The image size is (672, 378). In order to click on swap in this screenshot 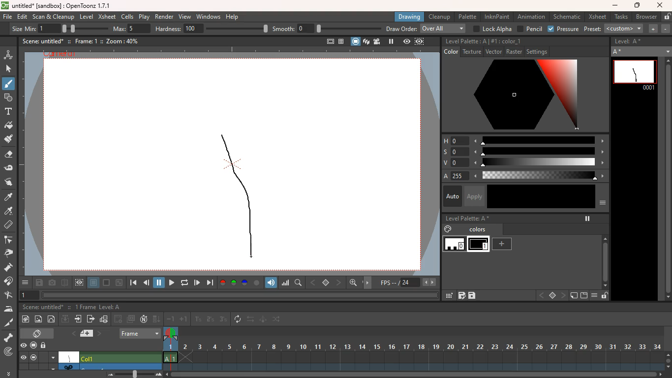, I will do `click(251, 320)`.